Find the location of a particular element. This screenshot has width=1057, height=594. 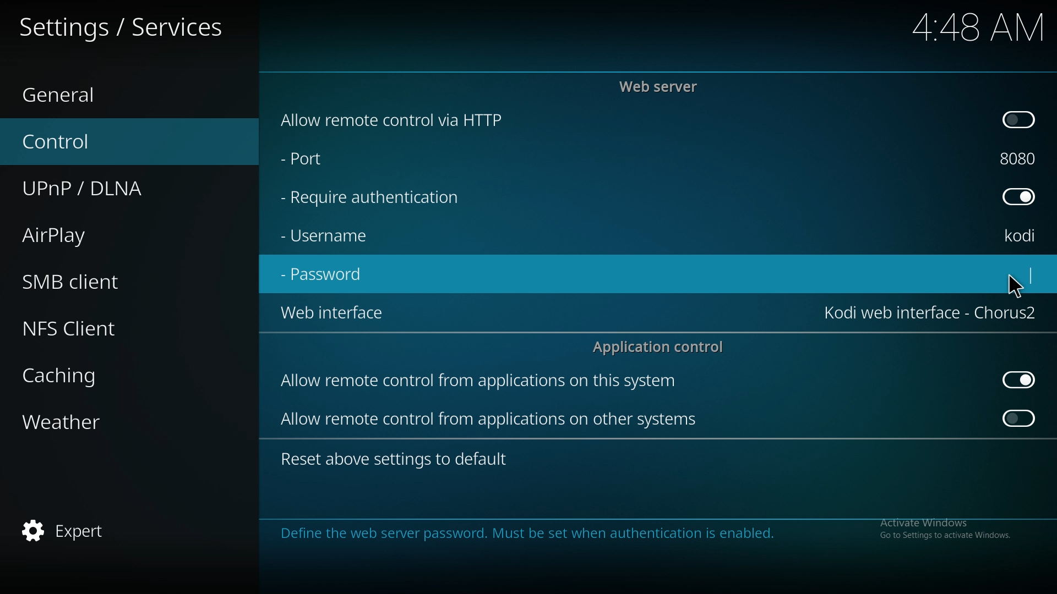

on is located at coordinates (1021, 121).